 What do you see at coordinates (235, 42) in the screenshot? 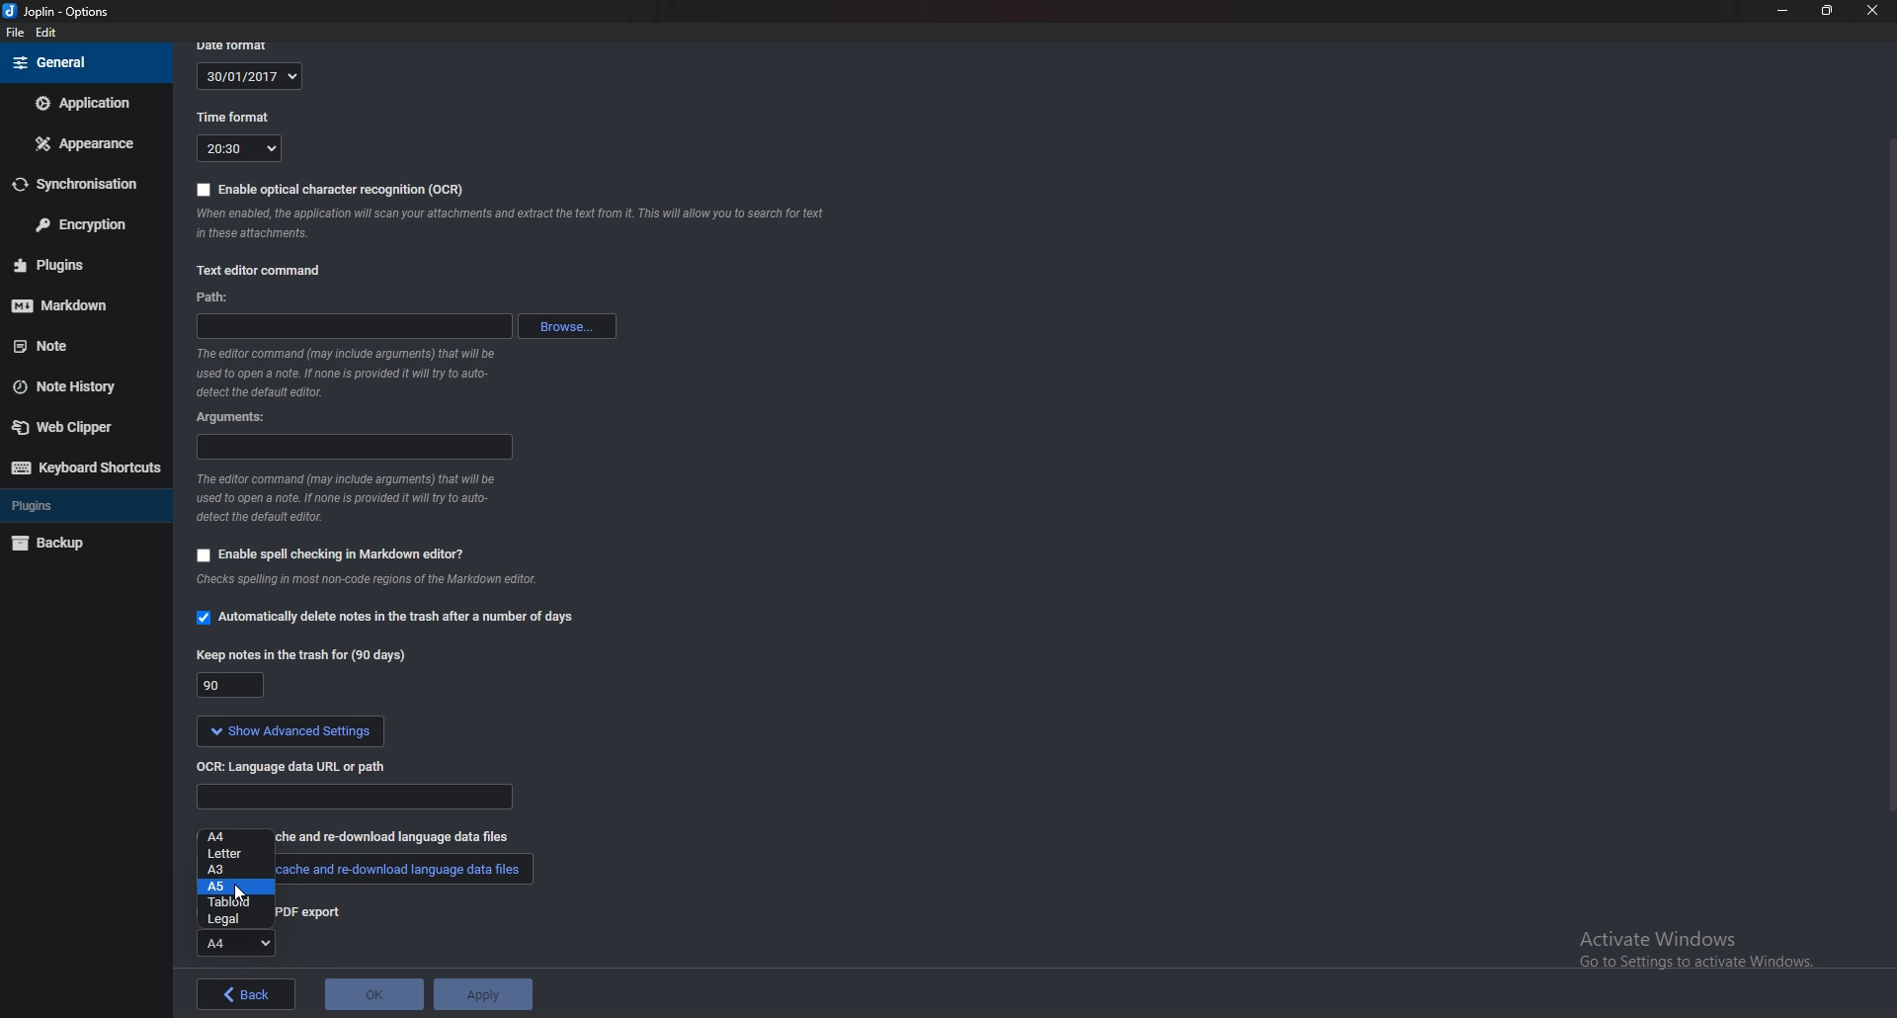
I see `date format` at bounding box center [235, 42].